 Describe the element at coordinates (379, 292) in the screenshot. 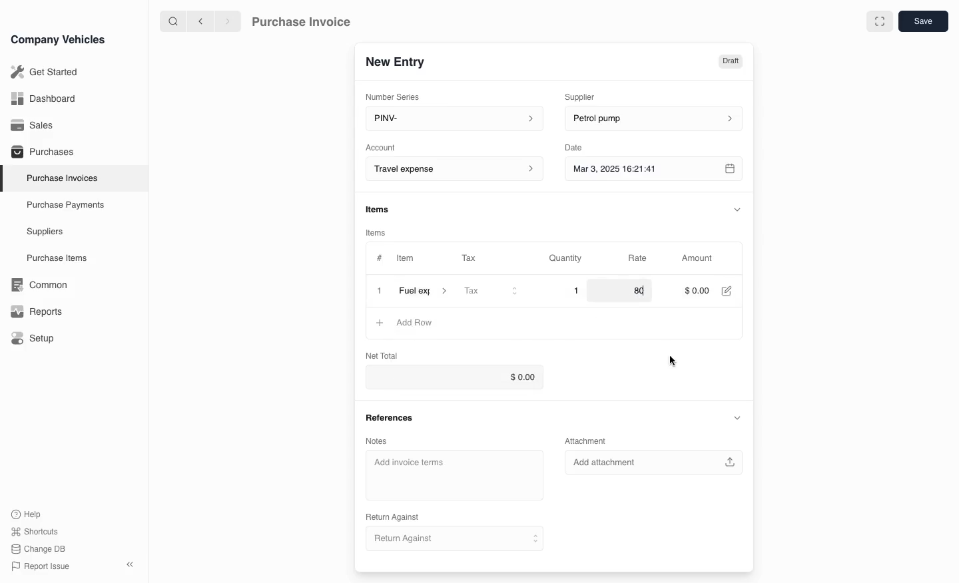

I see `close` at that location.